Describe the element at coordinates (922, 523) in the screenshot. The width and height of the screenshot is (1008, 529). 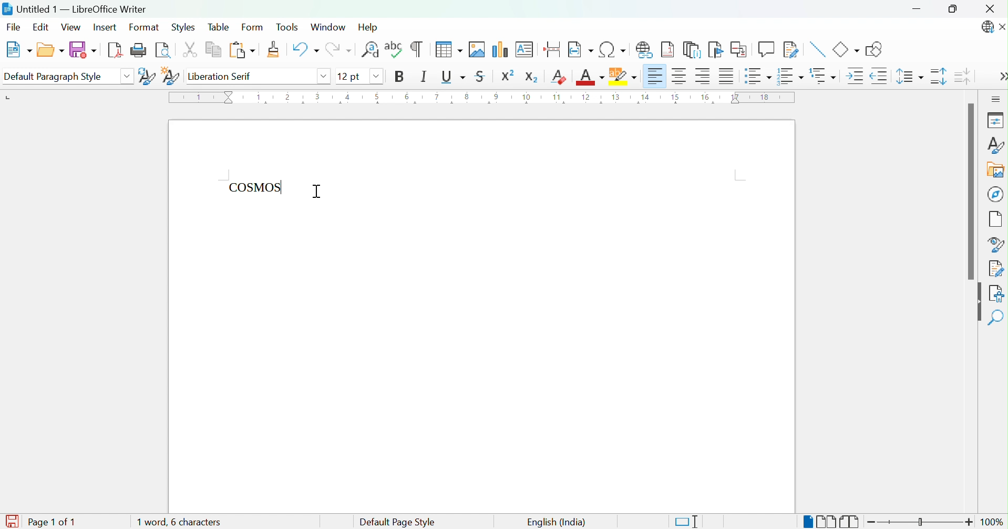
I see `Slider` at that location.